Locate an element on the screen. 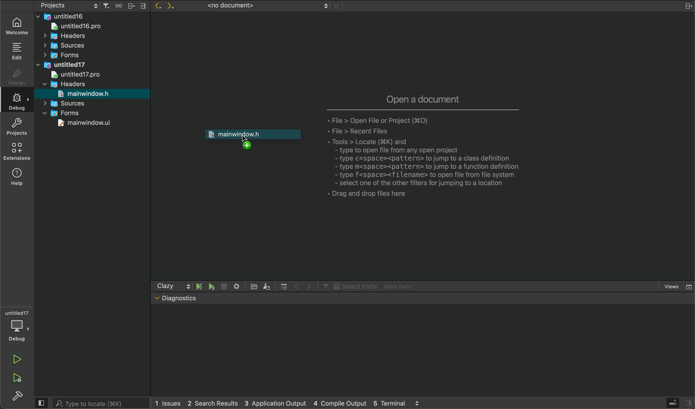  EDIT is located at coordinates (18, 51).